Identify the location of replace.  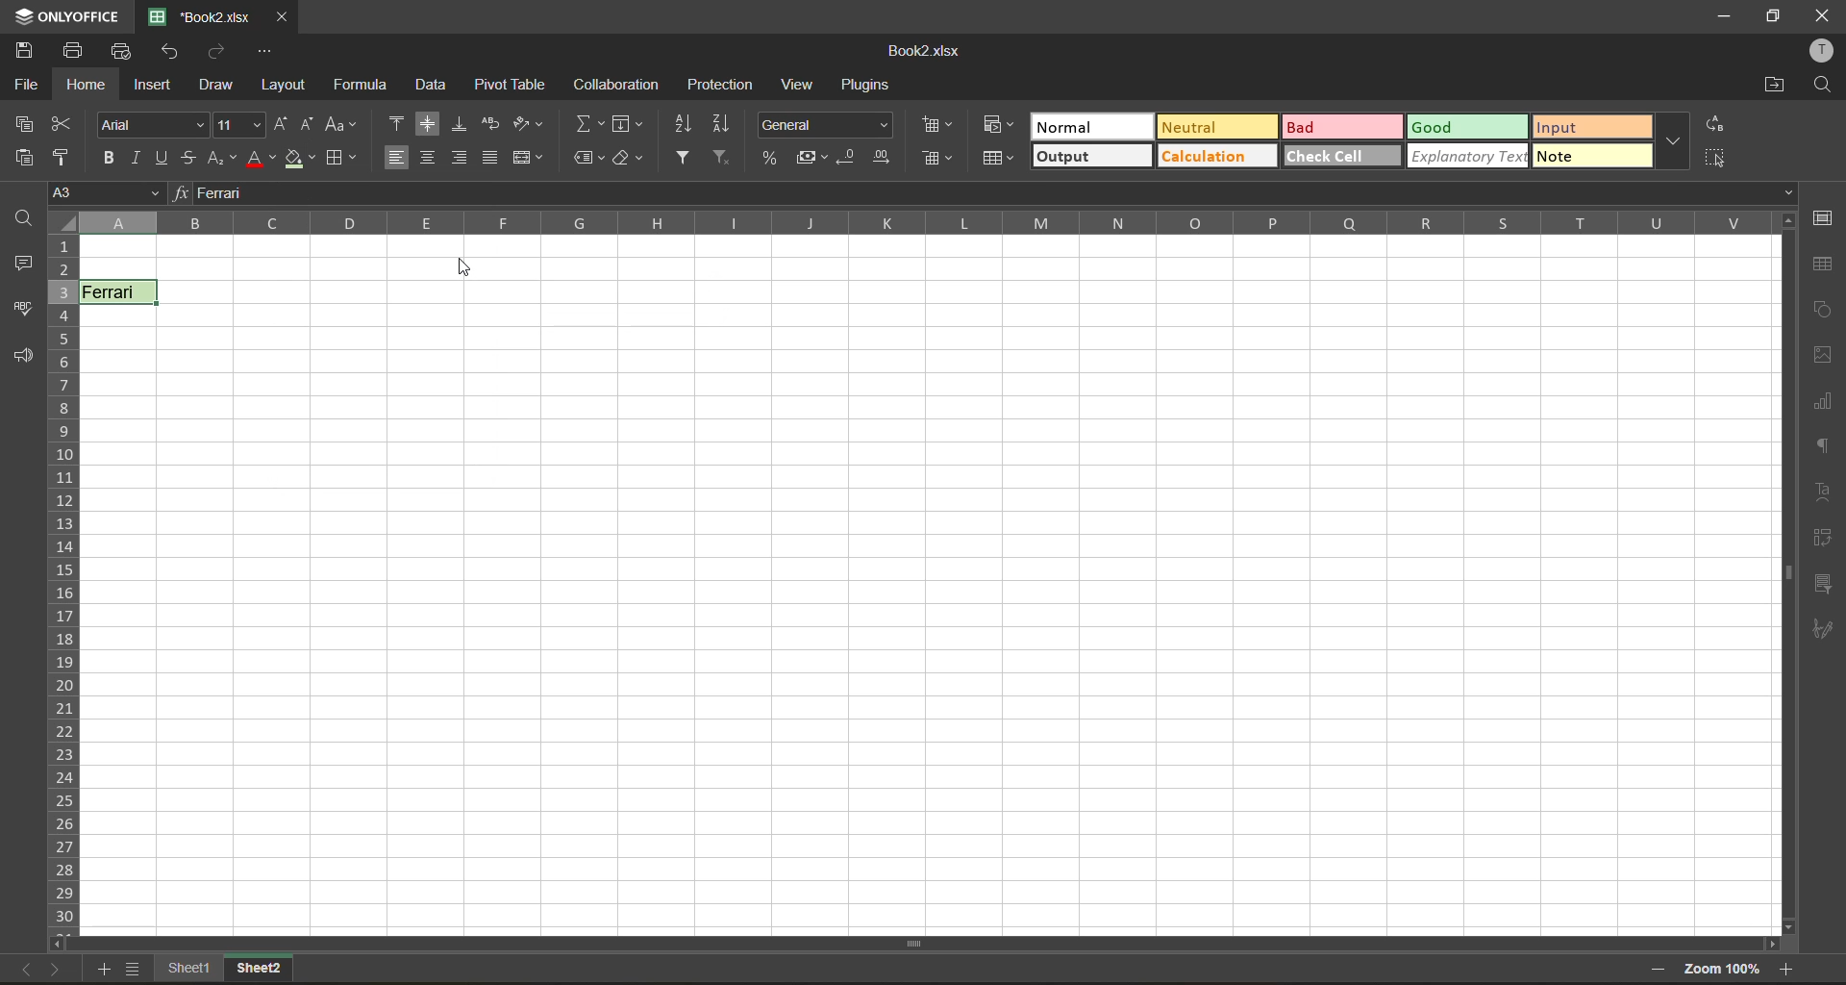
(1715, 125).